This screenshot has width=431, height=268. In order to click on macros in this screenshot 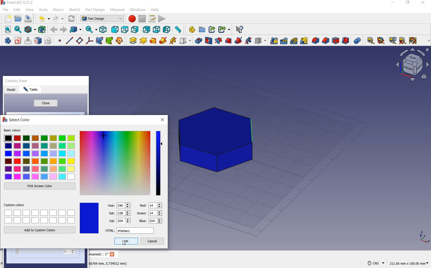, I will do `click(152, 19)`.